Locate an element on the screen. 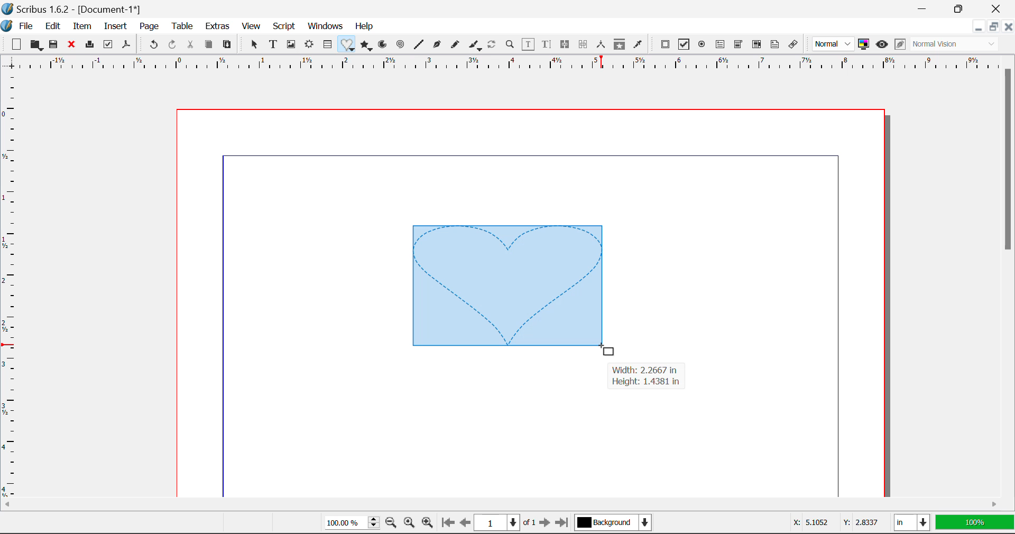 This screenshot has height=534, width=1015. Save is located at coordinates (57, 46).